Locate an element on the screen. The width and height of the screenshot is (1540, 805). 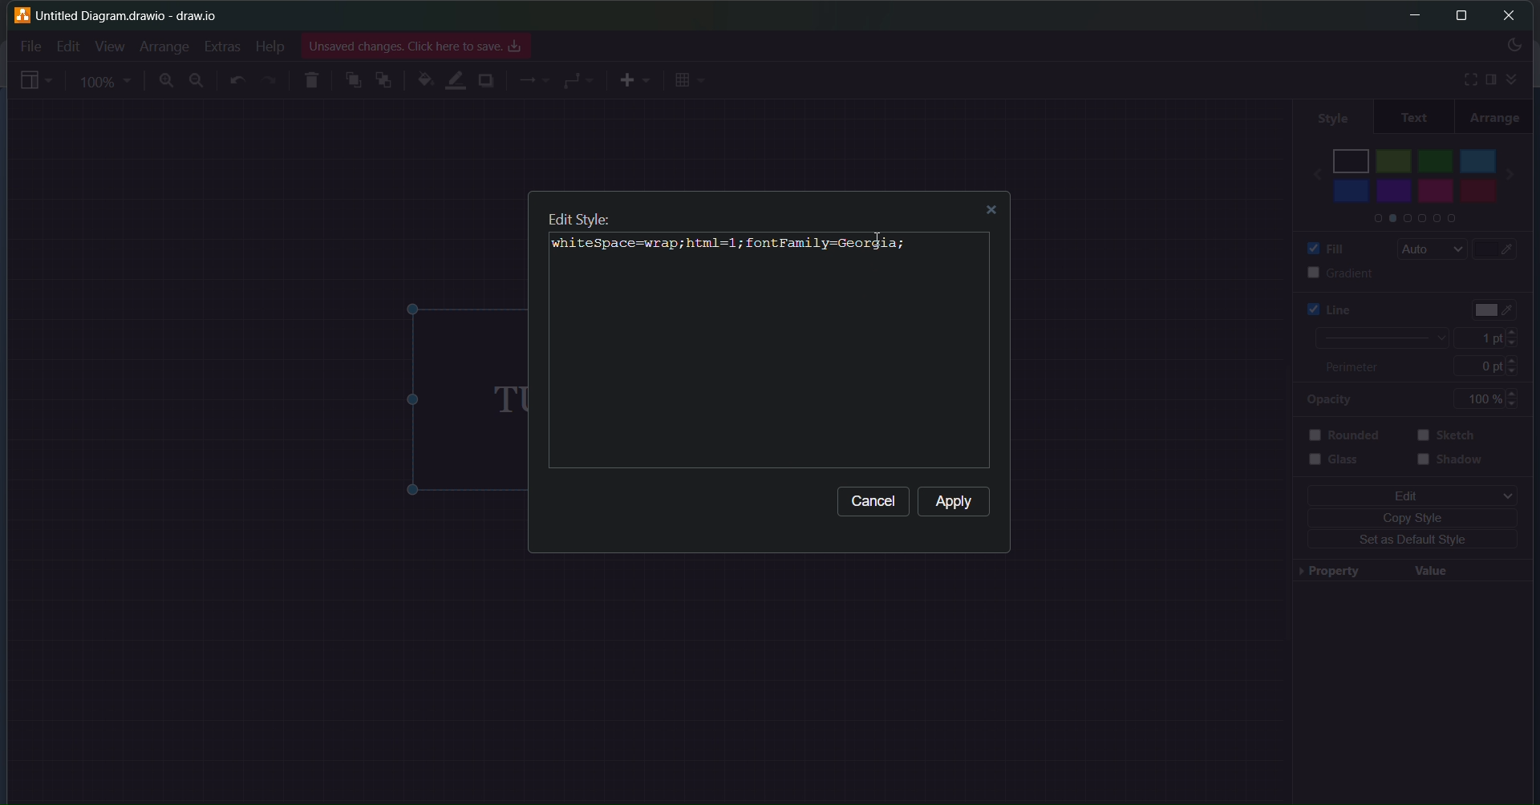
lines is located at coordinates (534, 83).